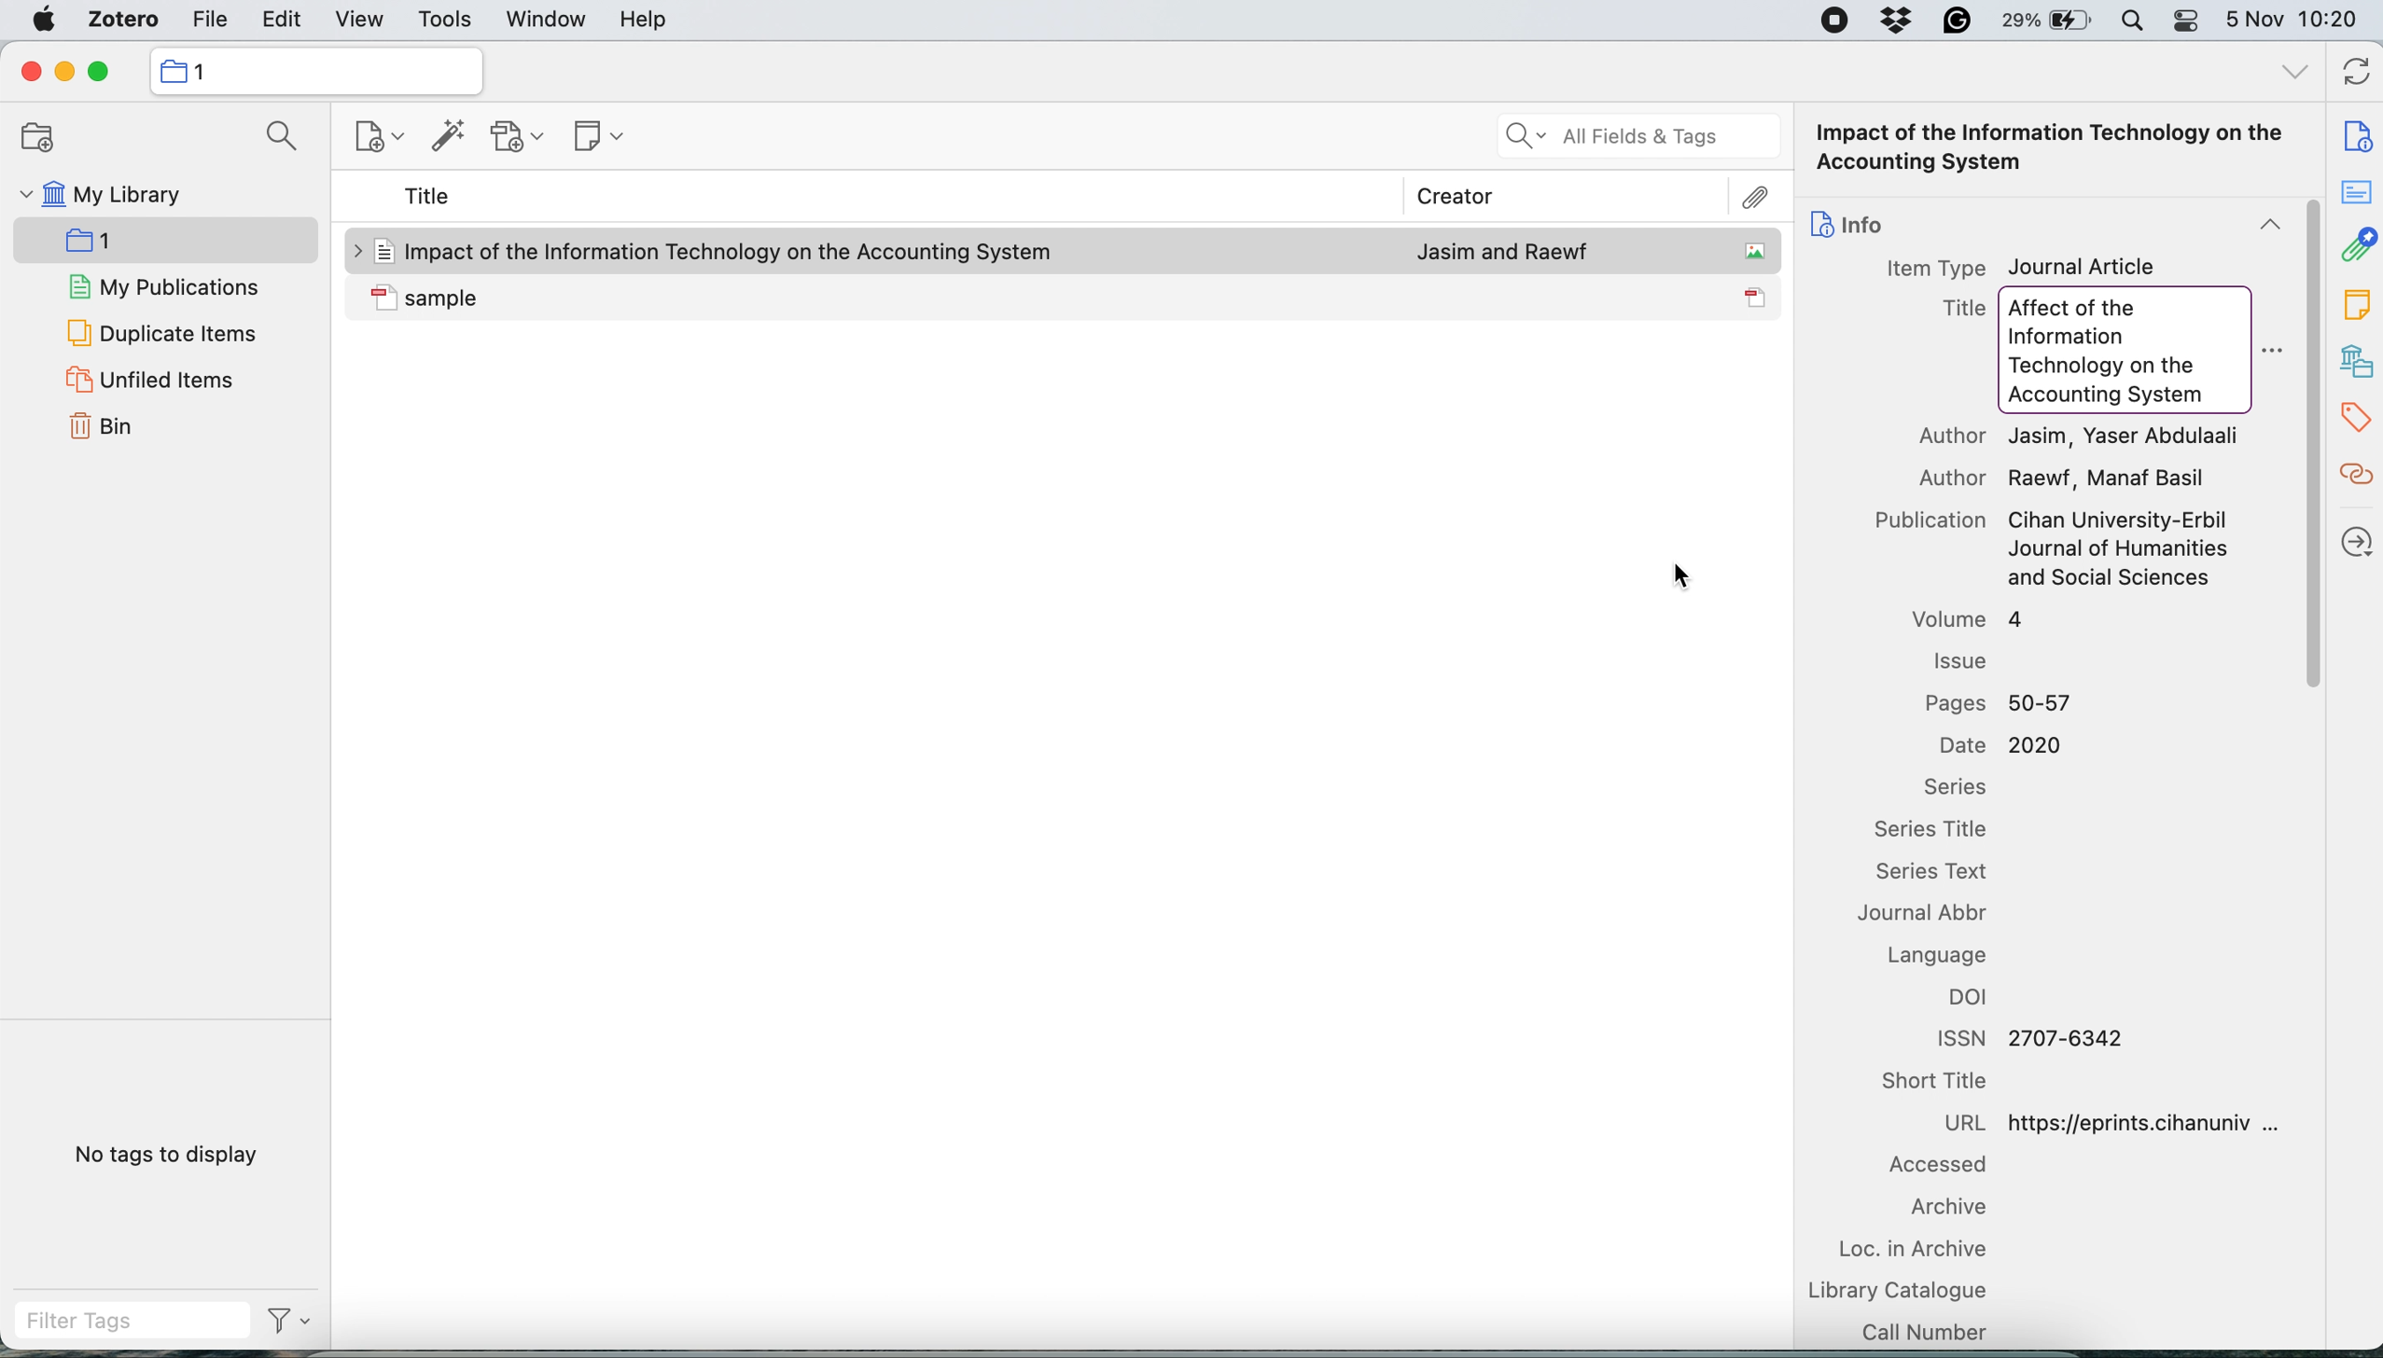  What do you see at coordinates (2052, 148) in the screenshot?
I see `Impact of the Information Technology on the Accounting System` at bounding box center [2052, 148].